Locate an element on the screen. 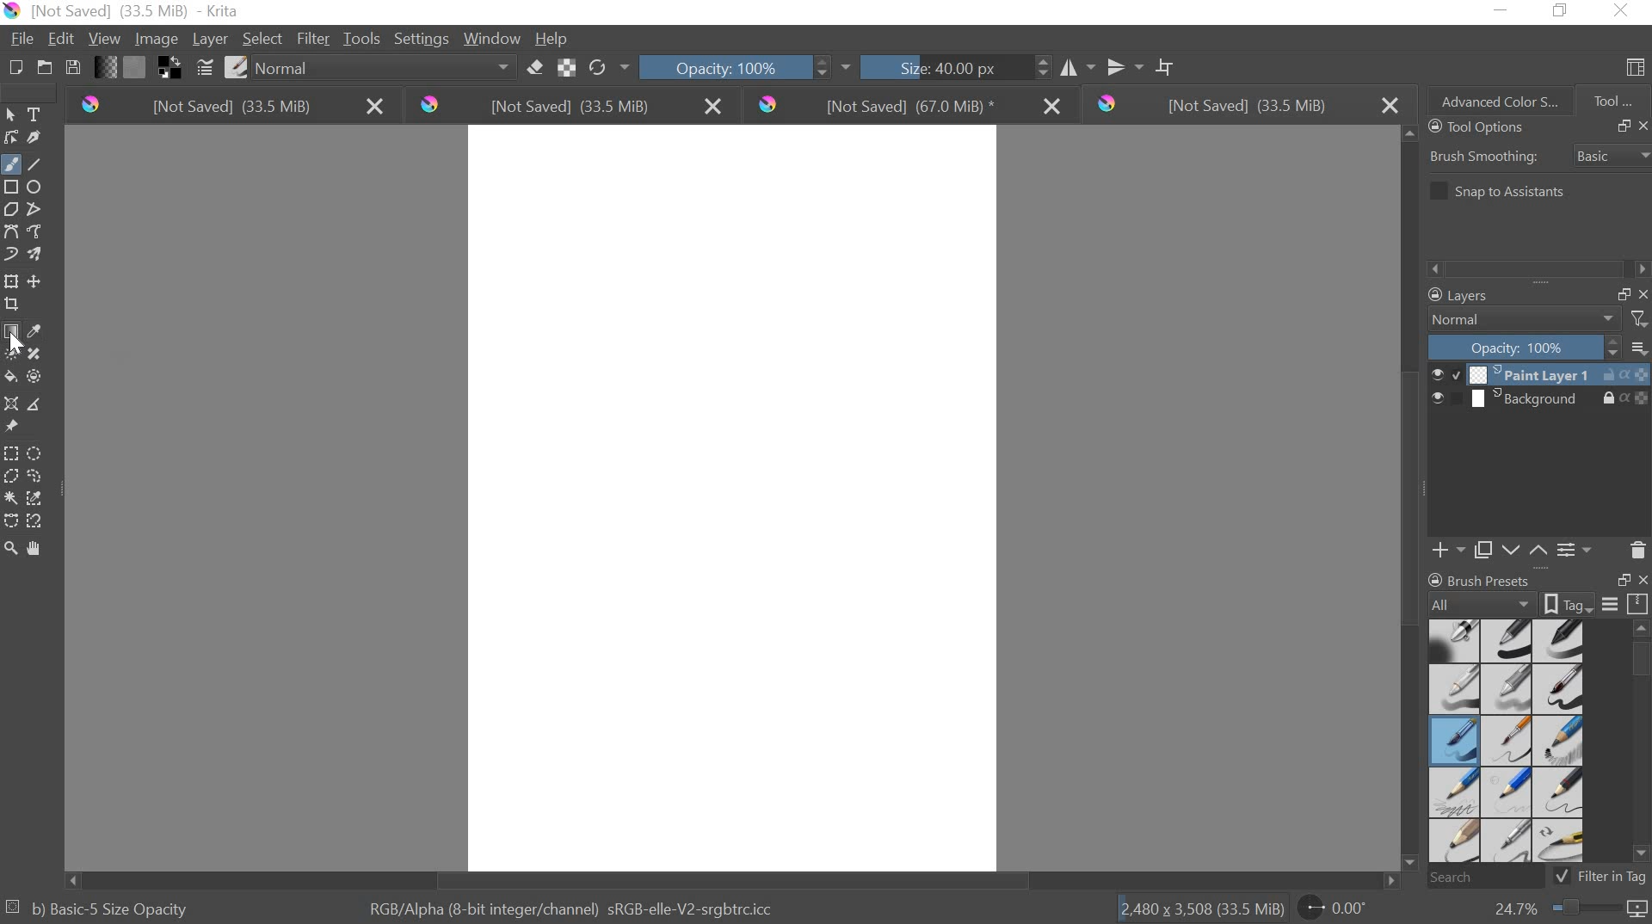 The height and width of the screenshot is (924, 1652). colorize mask tool is located at coordinates (15, 353).